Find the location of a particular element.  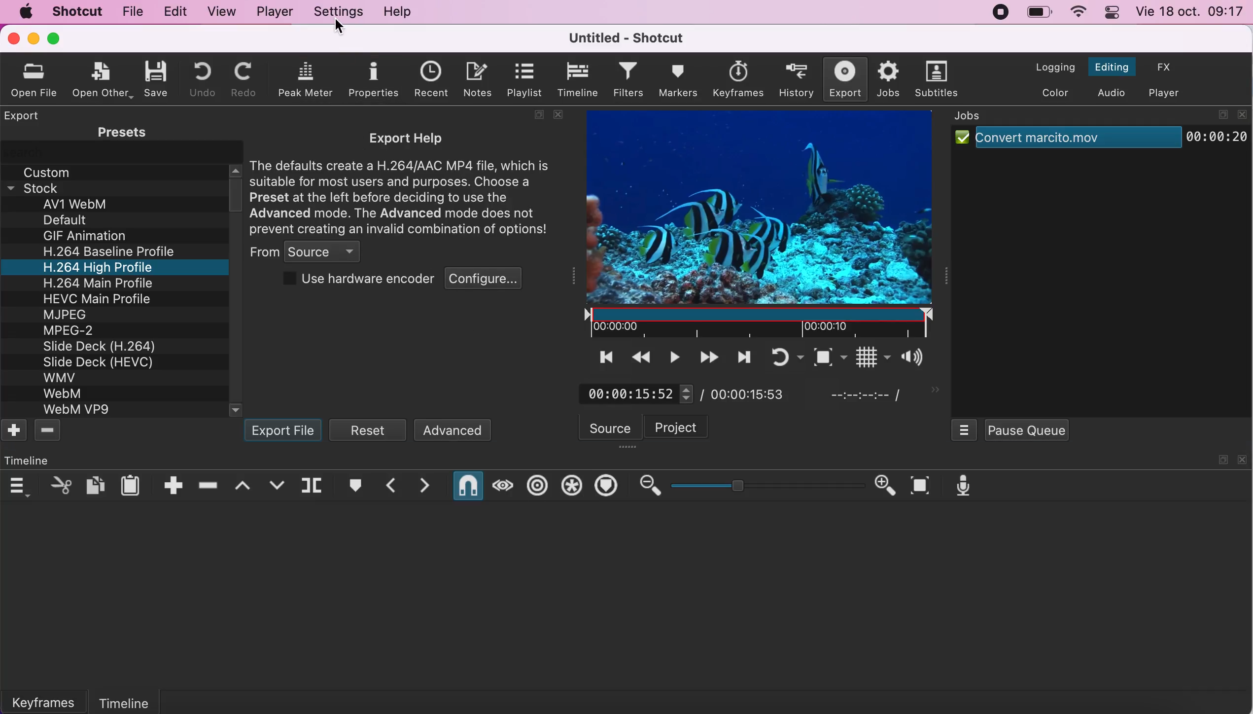

maximize is located at coordinates (1221, 460).